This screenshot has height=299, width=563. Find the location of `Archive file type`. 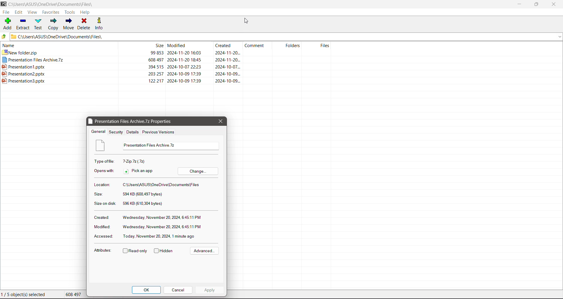

Archive file type is located at coordinates (134, 161).